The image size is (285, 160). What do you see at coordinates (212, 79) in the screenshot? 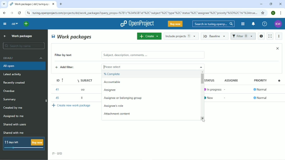
I see `Status` at bounding box center [212, 79].